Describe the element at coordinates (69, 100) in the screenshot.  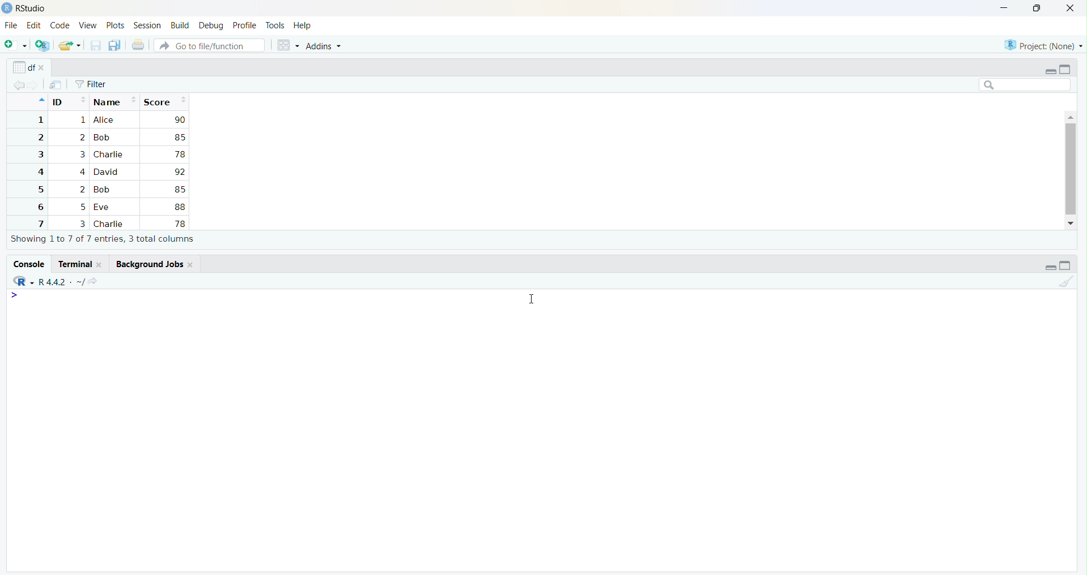
I see `ID` at that location.